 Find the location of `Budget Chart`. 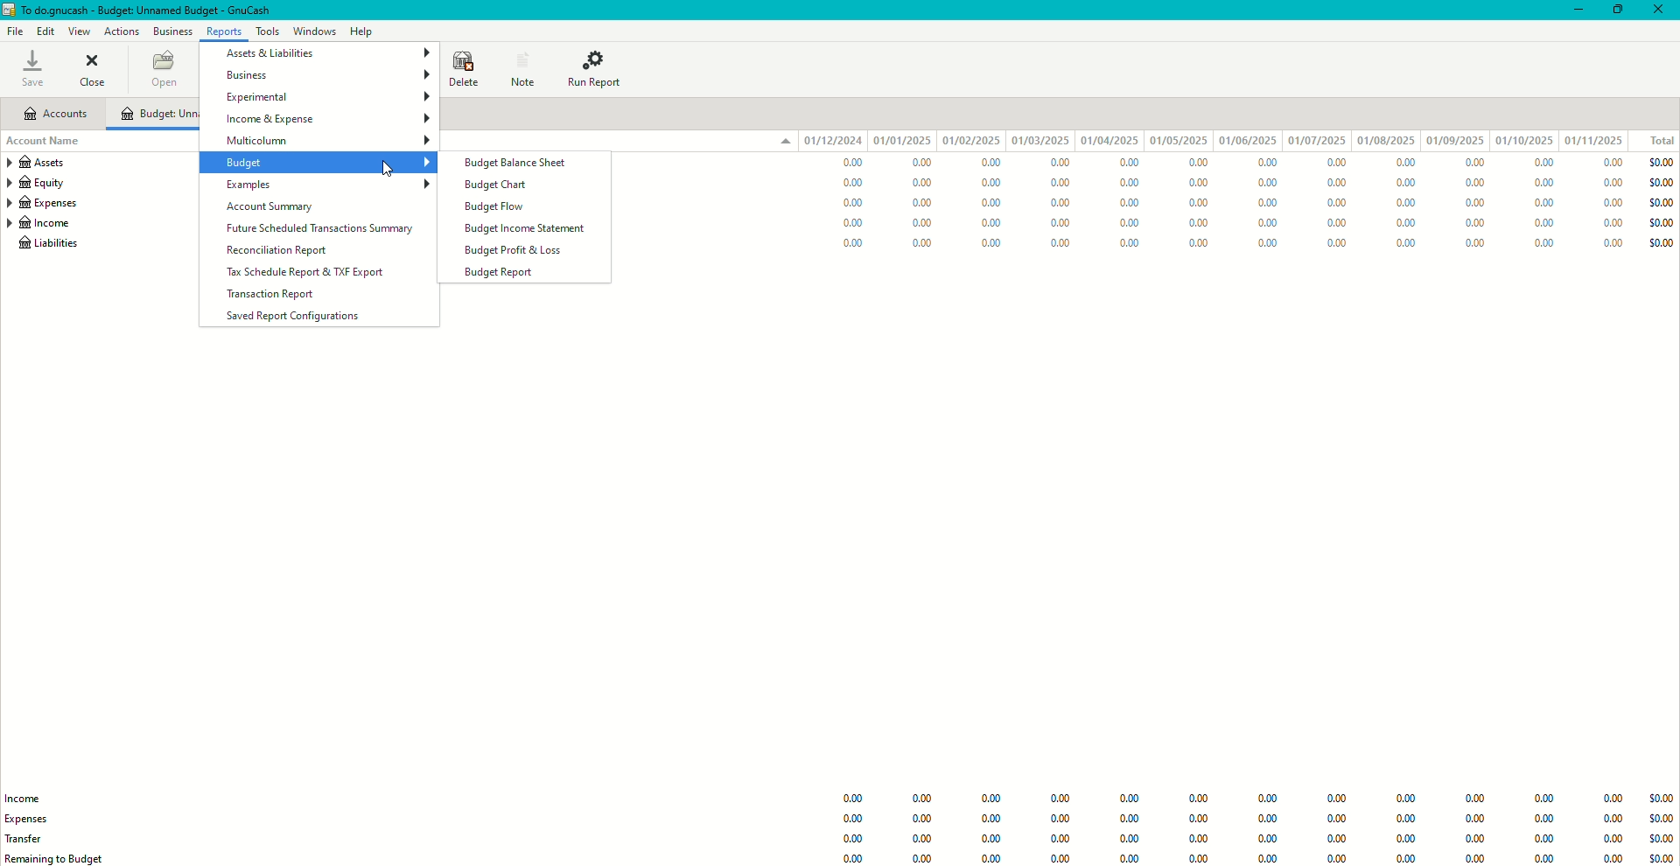

Budget Chart is located at coordinates (497, 185).